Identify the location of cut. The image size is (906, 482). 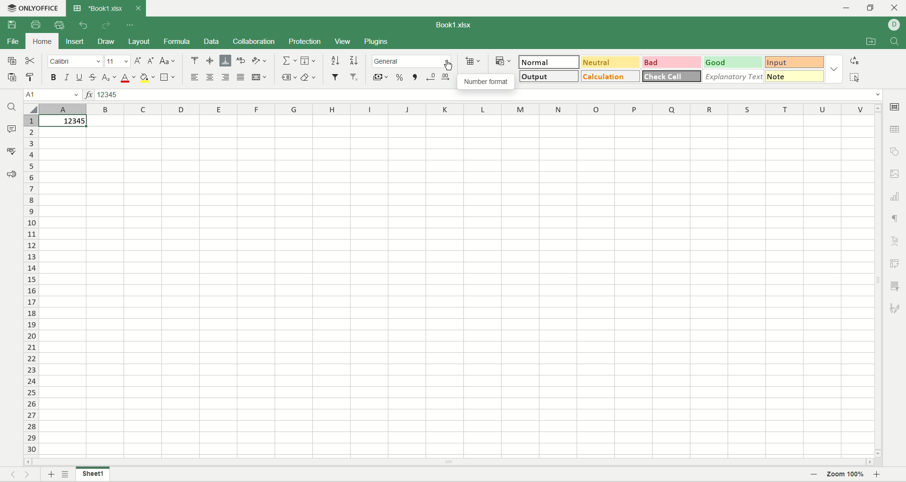
(30, 60).